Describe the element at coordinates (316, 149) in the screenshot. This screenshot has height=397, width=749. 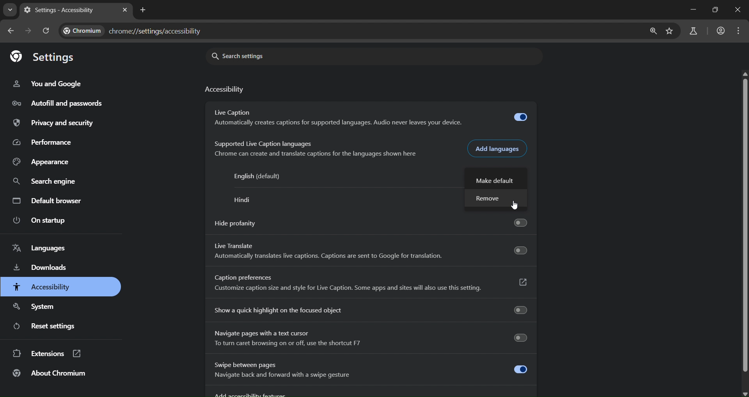
I see `Supported Live Caption languages
Chrome can create and translate captions for the languages shown here` at that location.